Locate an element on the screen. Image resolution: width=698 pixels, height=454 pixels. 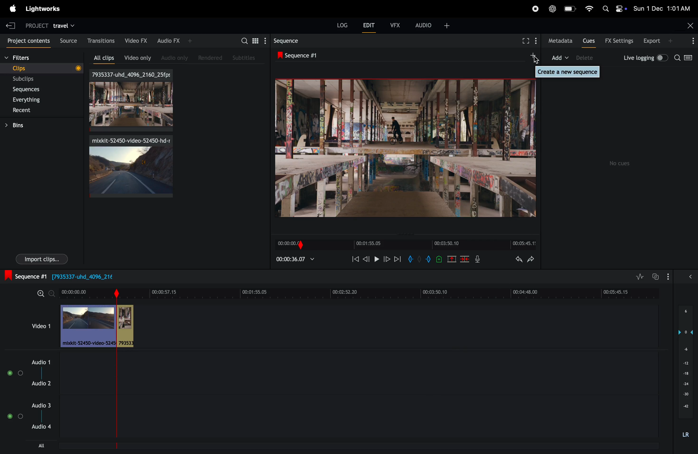
video fx is located at coordinates (136, 40).